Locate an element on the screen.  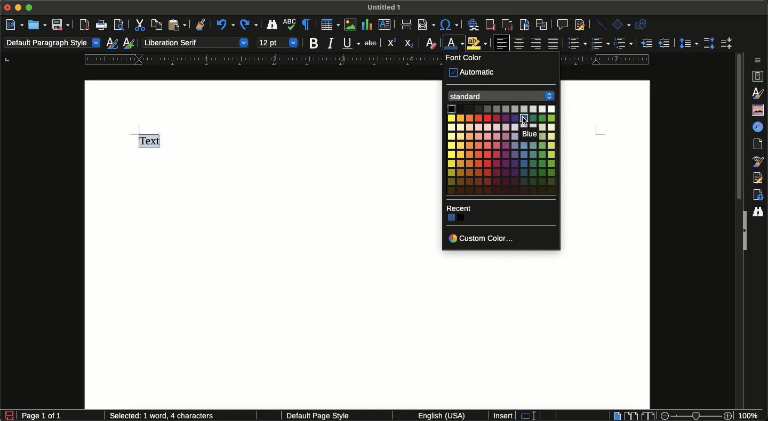
Styles is located at coordinates (759, 93).